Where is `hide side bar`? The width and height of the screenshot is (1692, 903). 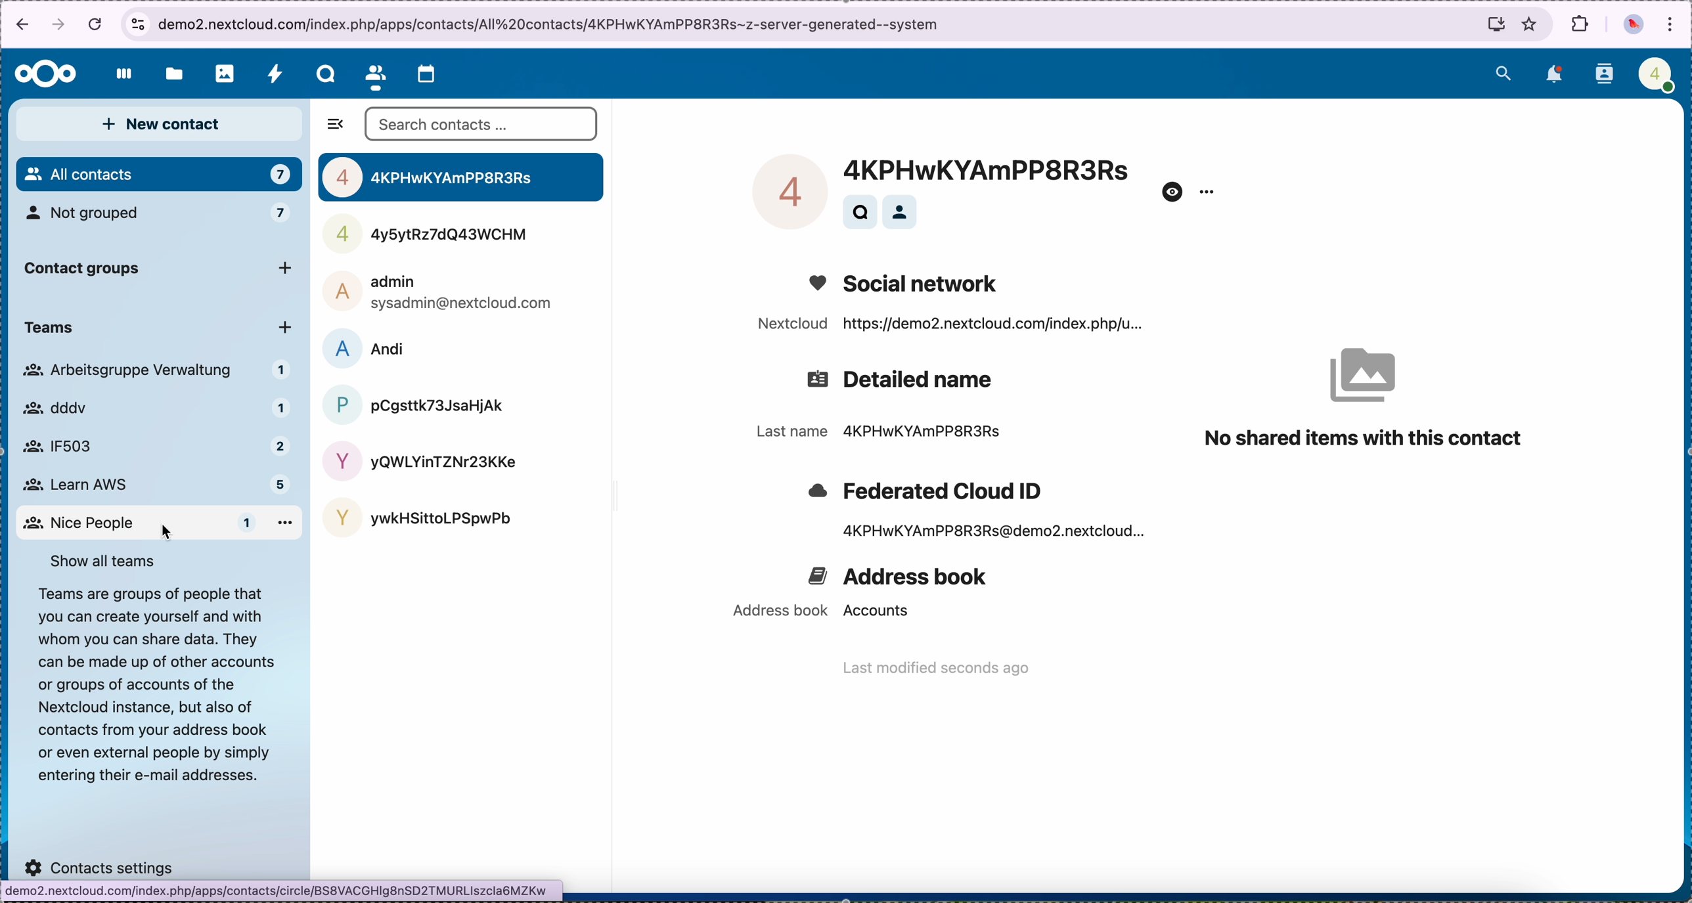
hide side bar is located at coordinates (336, 127).